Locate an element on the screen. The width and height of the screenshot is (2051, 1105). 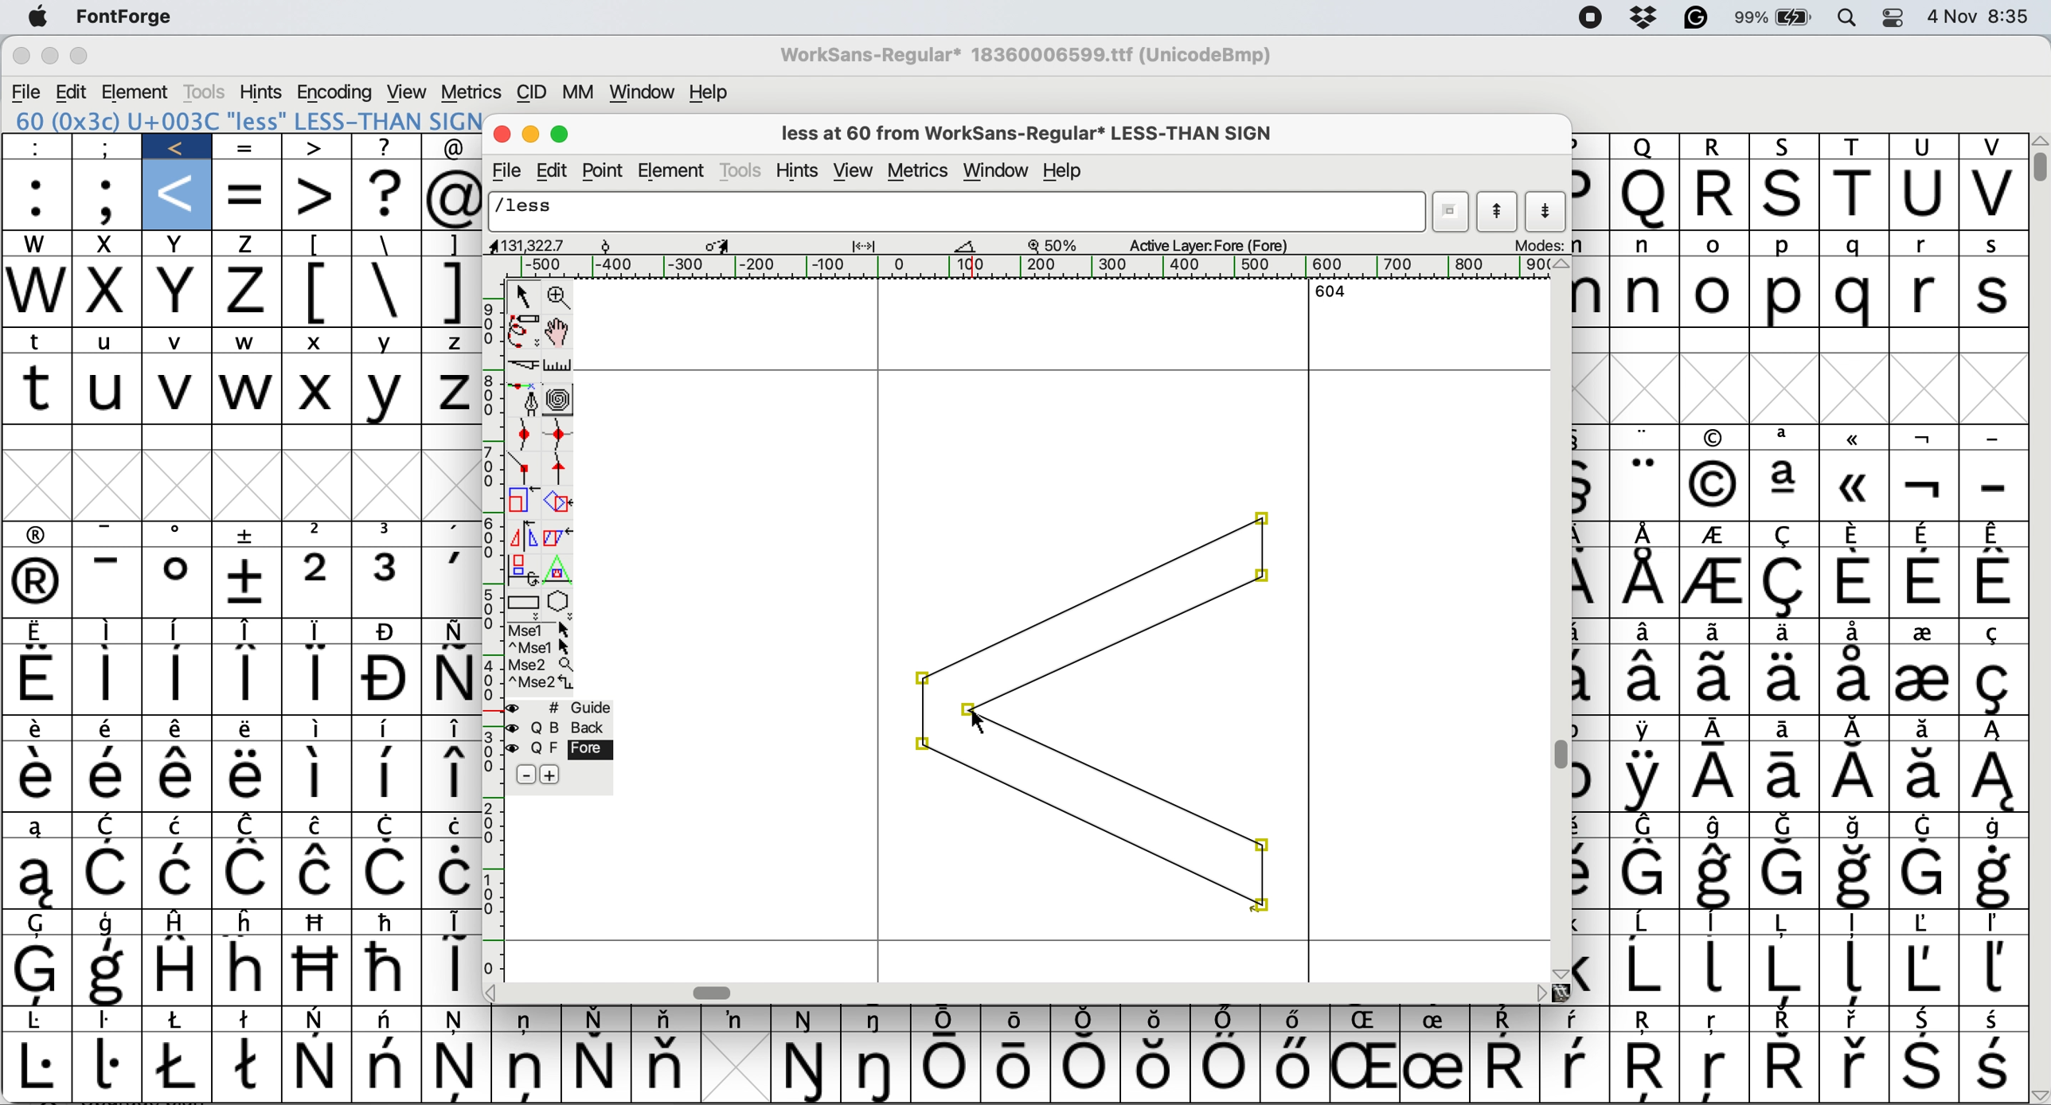
Symbol is located at coordinates (1924, 439).